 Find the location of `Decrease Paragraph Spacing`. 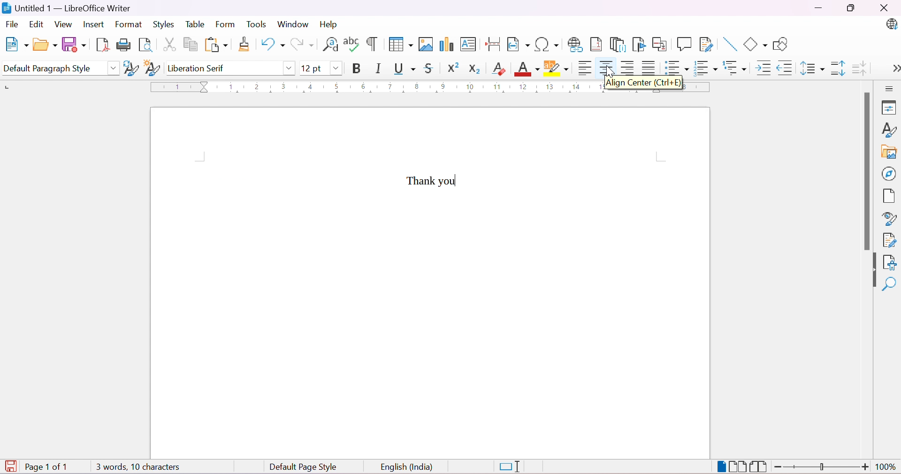

Decrease Paragraph Spacing is located at coordinates (860, 67).